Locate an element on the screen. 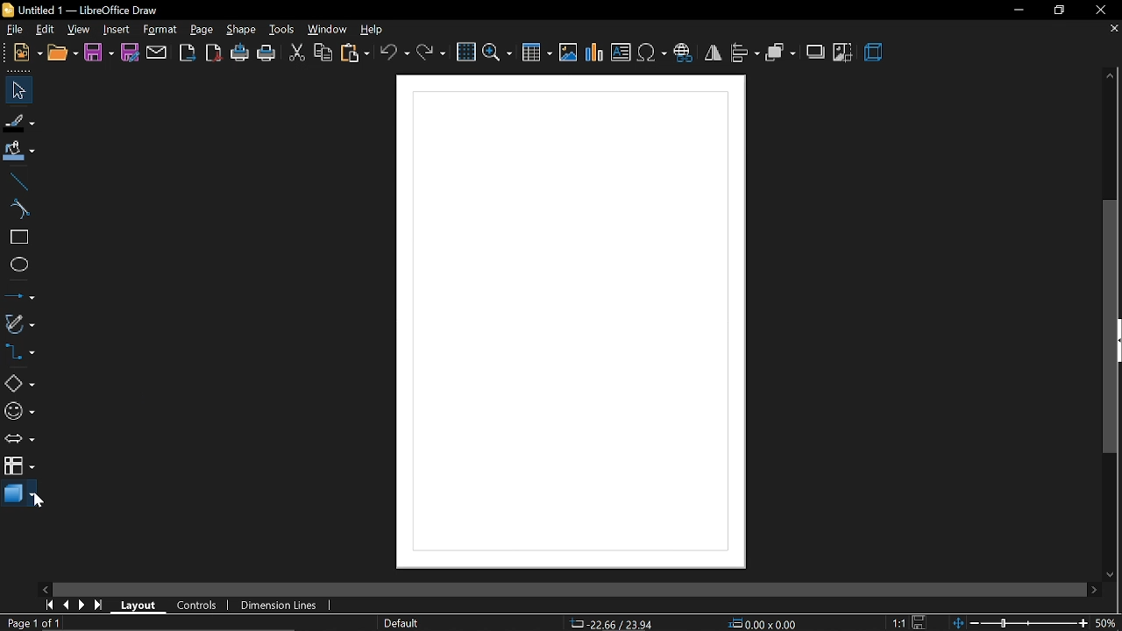 This screenshot has height=631, width=1122. page style is located at coordinates (401, 623).